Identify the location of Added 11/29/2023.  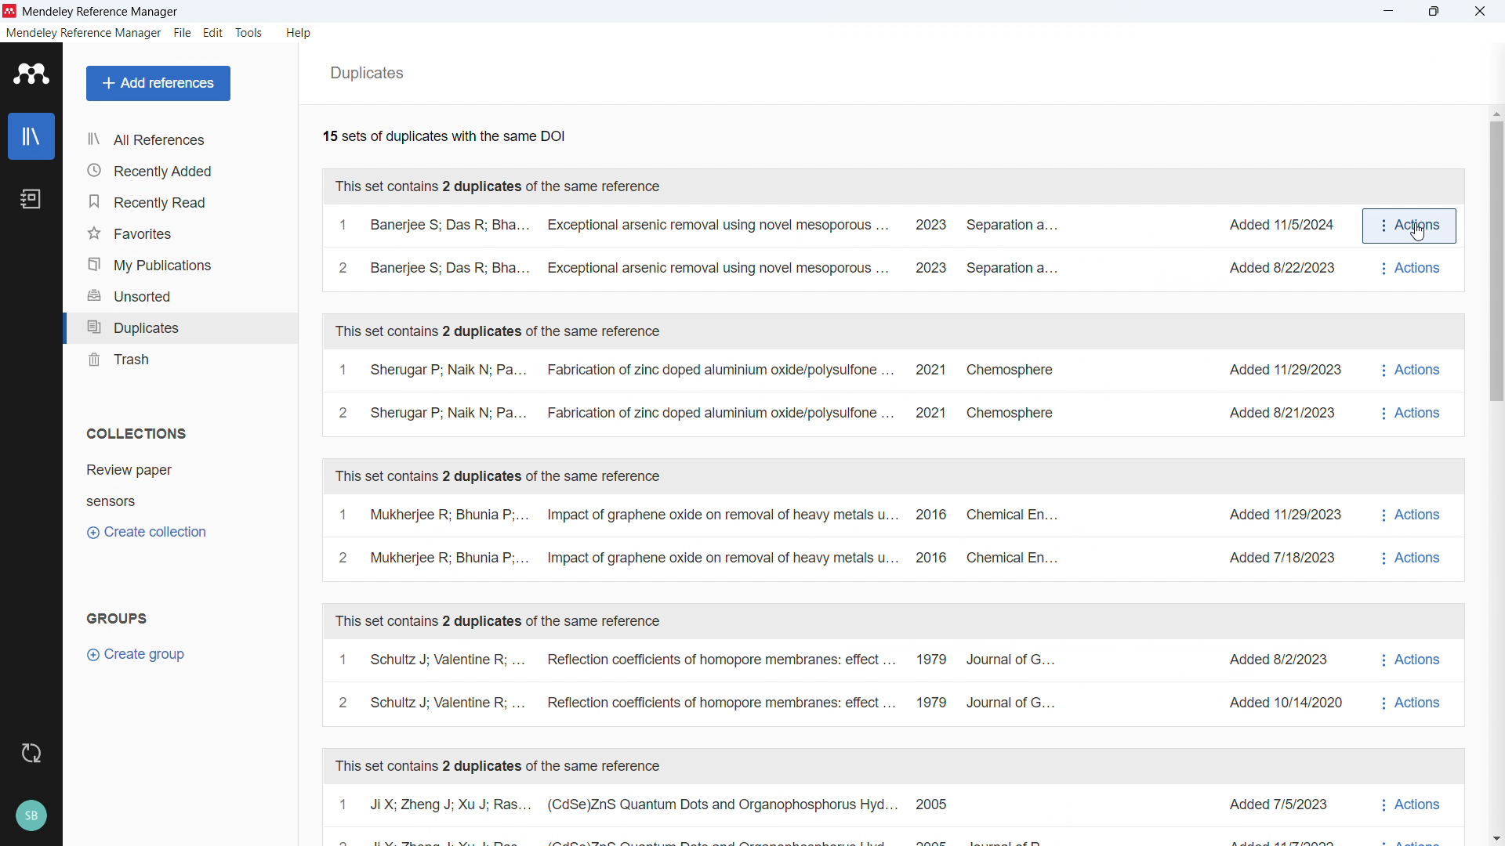
(1271, 515).